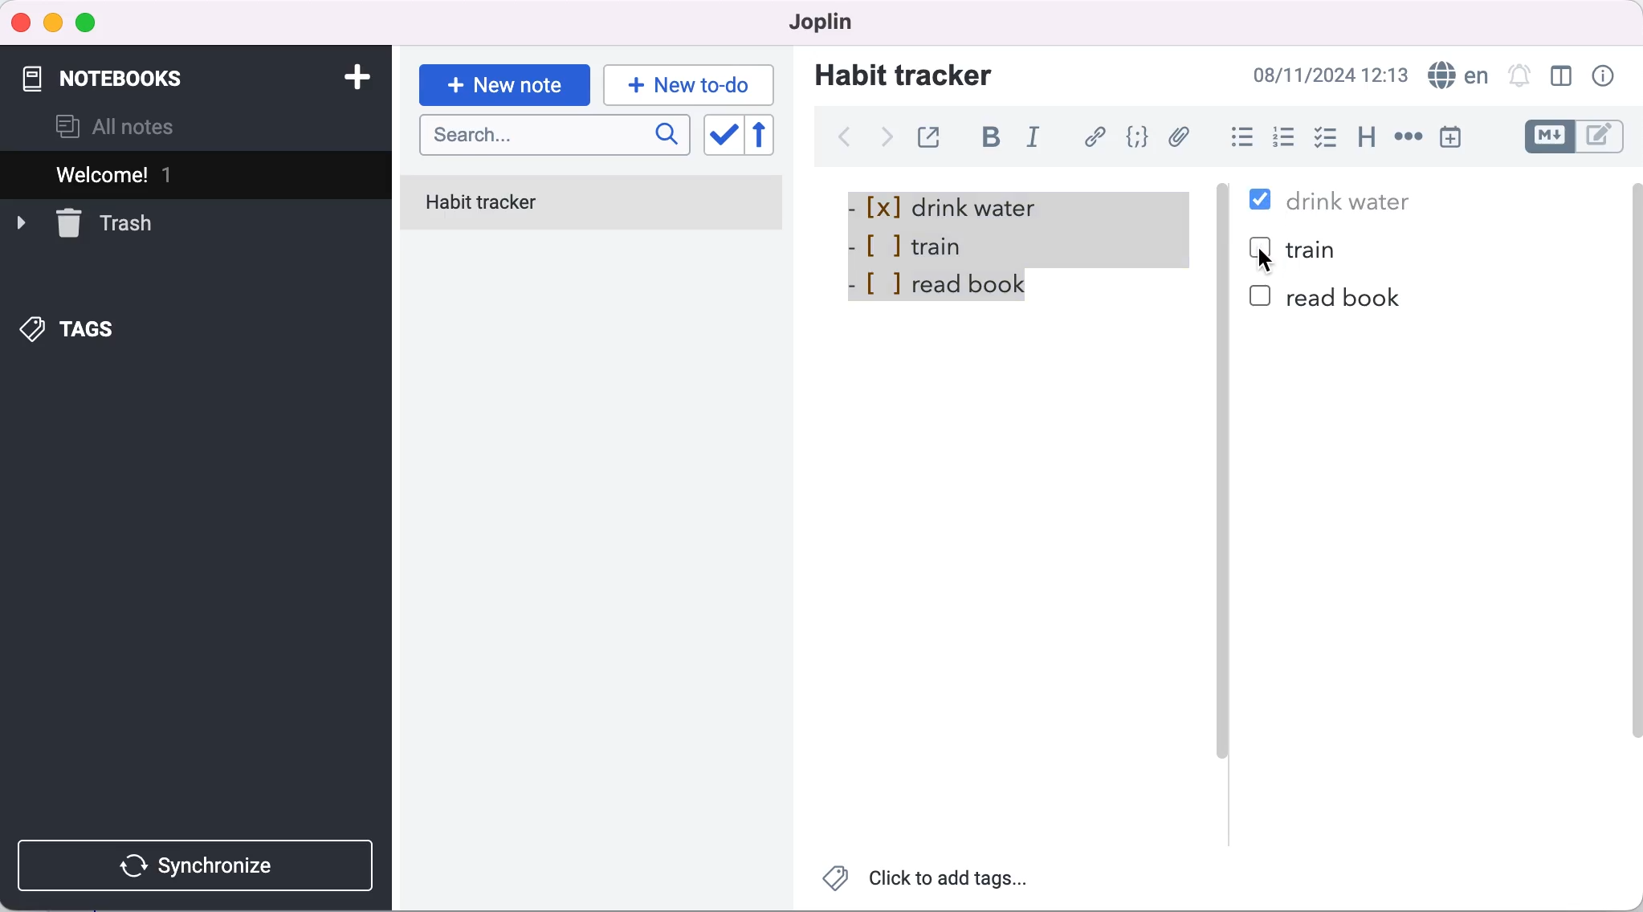 The width and height of the screenshot is (1643, 912). Describe the element at coordinates (1326, 75) in the screenshot. I see `08/11/2024 12:13` at that location.